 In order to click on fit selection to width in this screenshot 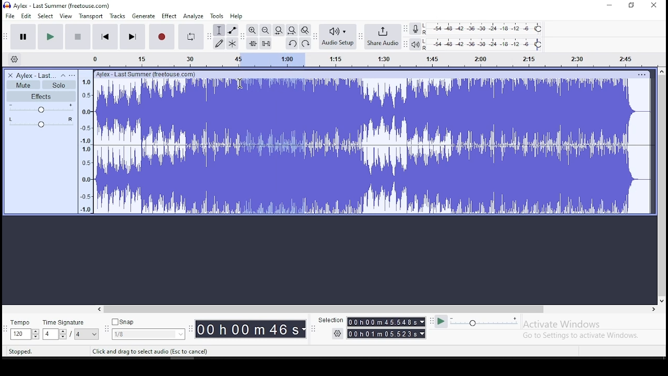, I will do `click(278, 30)`.